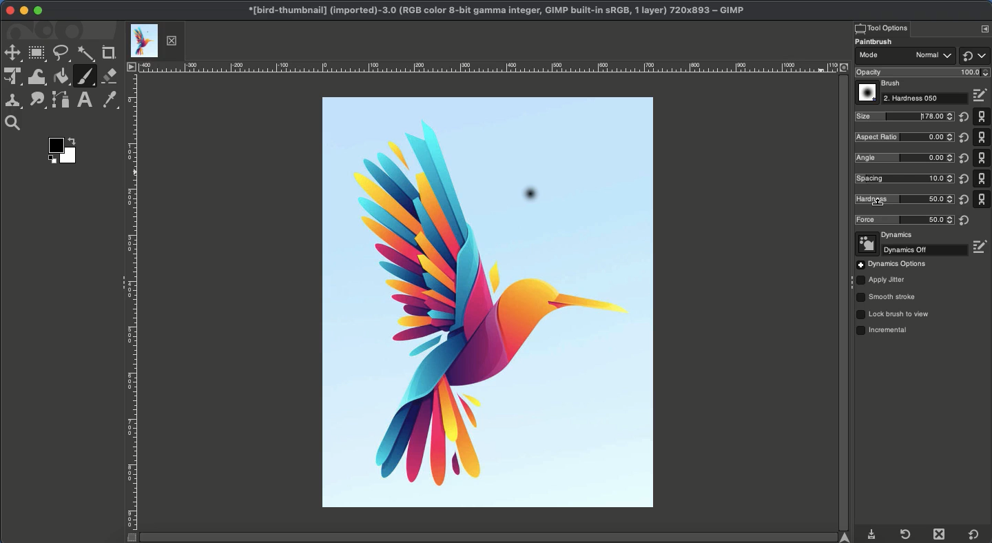  What do you see at coordinates (982, 157) in the screenshot?
I see `Default` at bounding box center [982, 157].